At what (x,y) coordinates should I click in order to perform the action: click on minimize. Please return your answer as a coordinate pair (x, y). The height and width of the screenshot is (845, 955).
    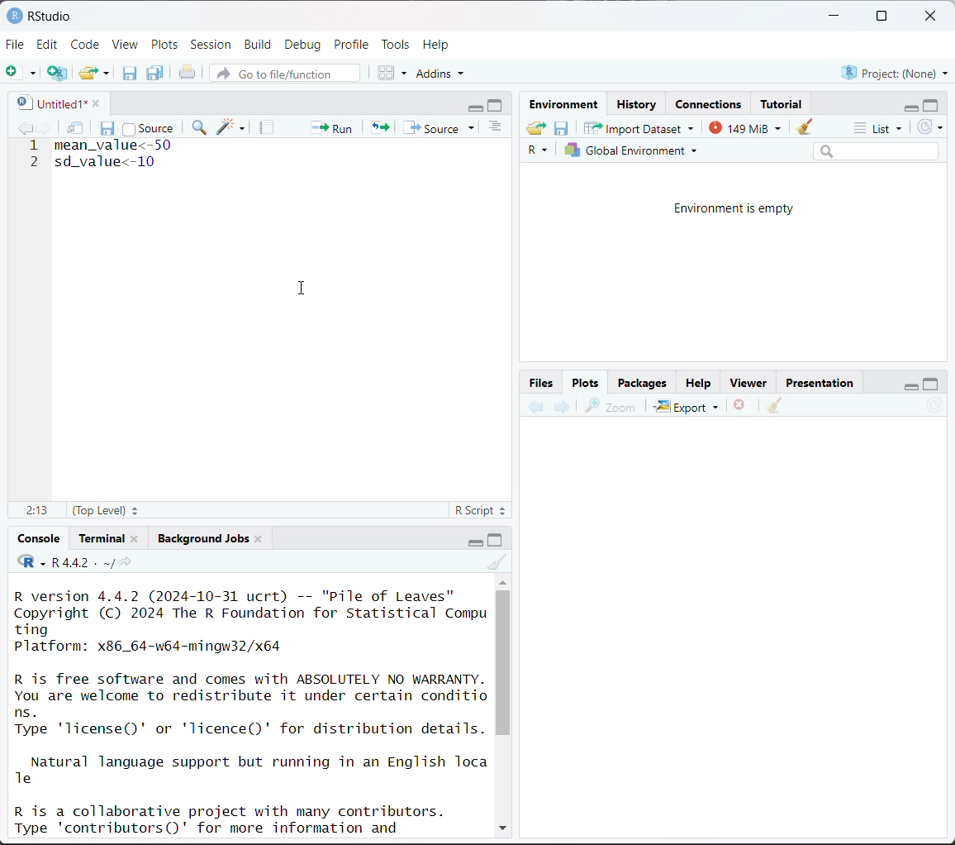
    Looking at the image, I should click on (472, 541).